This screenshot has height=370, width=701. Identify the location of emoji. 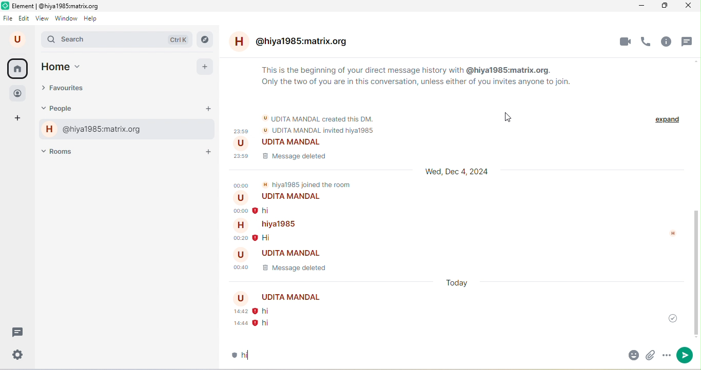
(628, 355).